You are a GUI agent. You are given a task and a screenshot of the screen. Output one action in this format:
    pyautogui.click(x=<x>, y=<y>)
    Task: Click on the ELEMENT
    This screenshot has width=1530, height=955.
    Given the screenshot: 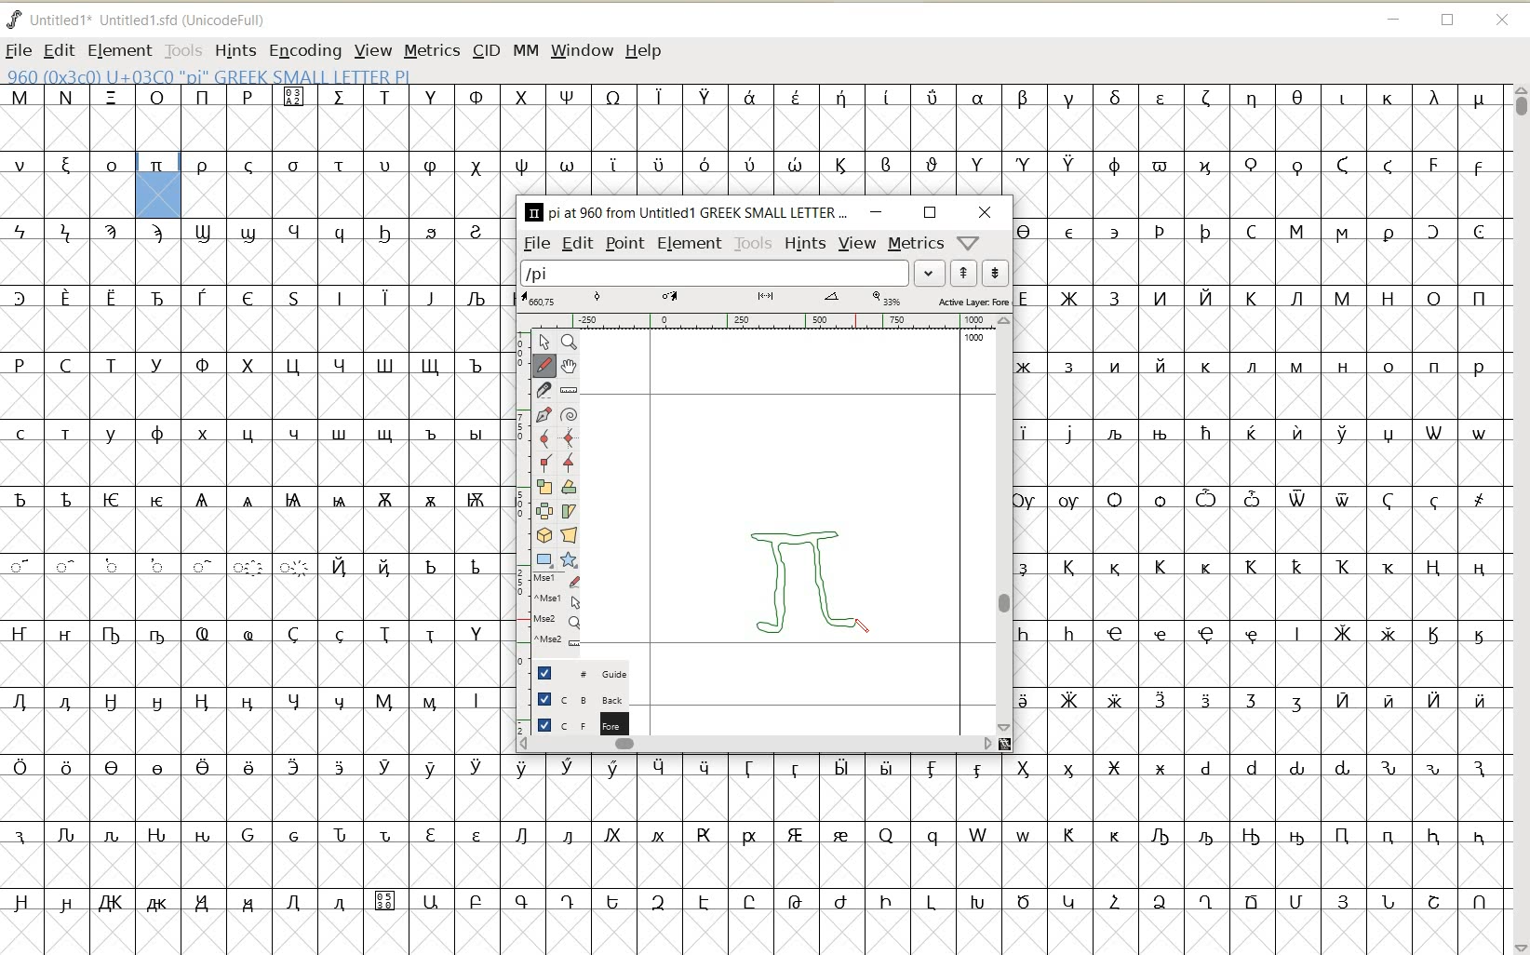 What is the action you would take?
    pyautogui.click(x=119, y=50)
    